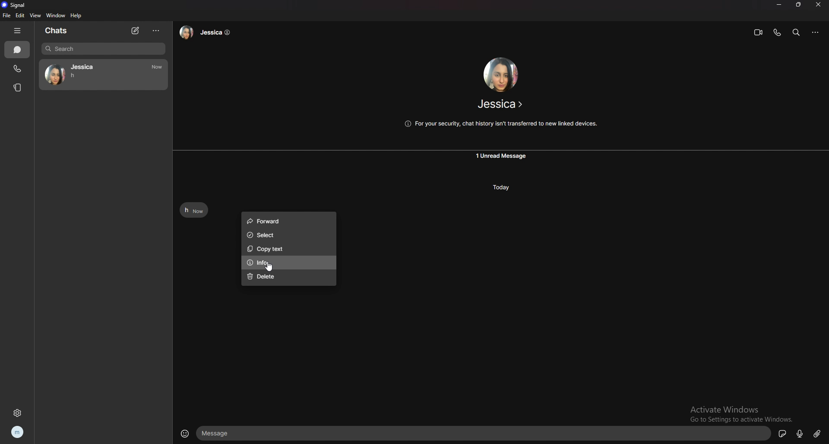  What do you see at coordinates (136, 31) in the screenshot?
I see `new chat` at bounding box center [136, 31].